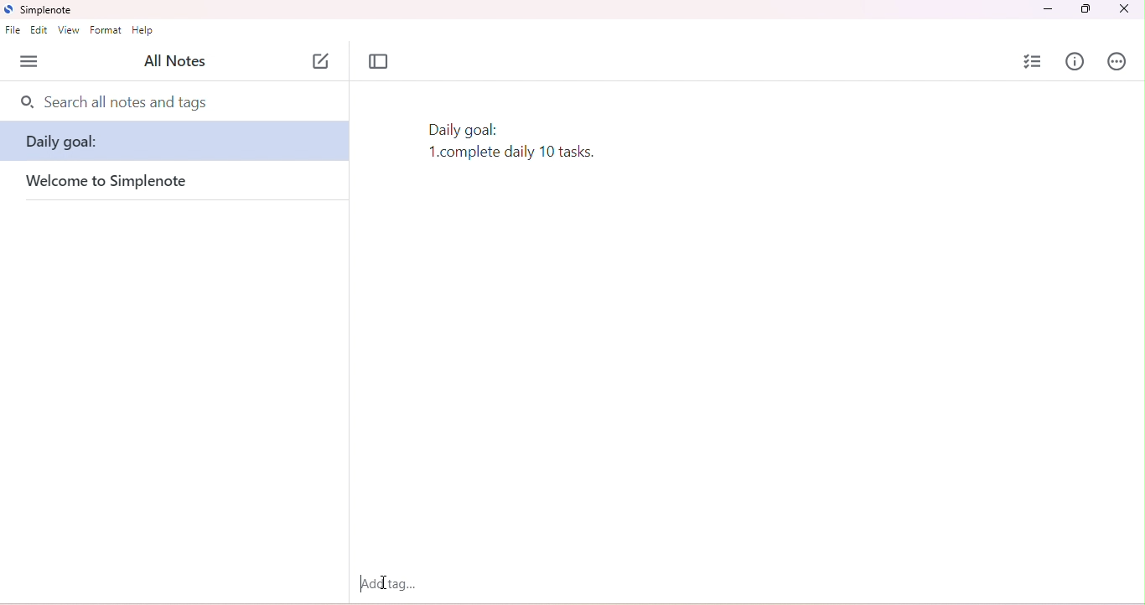  What do you see at coordinates (125, 102) in the screenshot?
I see `search all nots and tags` at bounding box center [125, 102].